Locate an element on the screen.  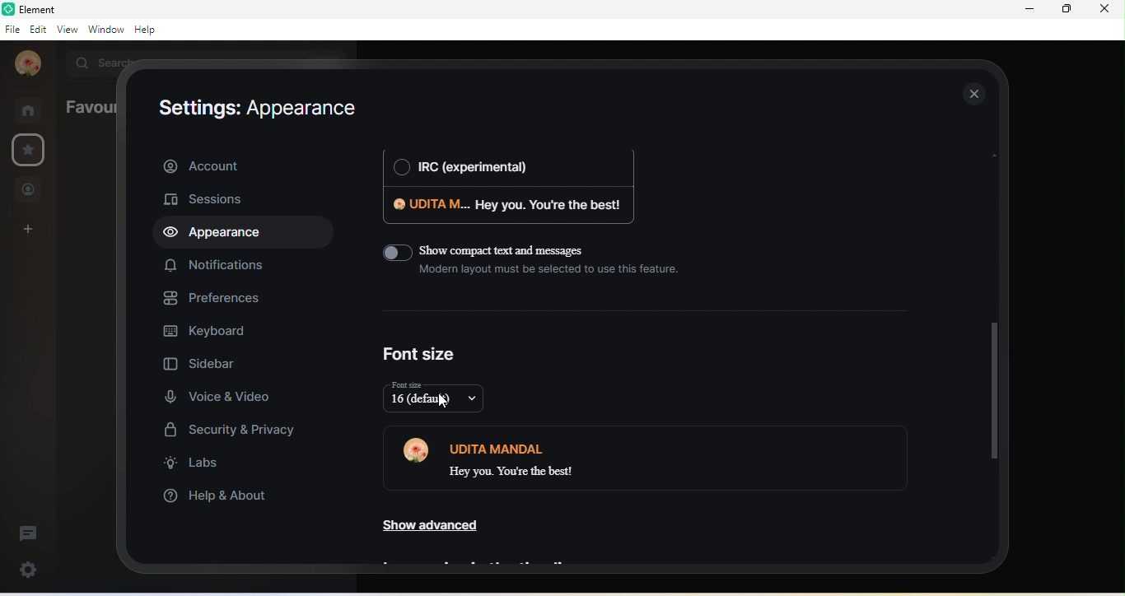
sidebar is located at coordinates (217, 361).